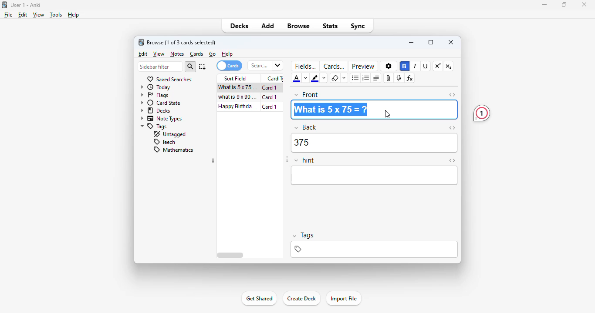 This screenshot has width=595, height=313. What do you see at coordinates (388, 66) in the screenshot?
I see `options` at bounding box center [388, 66].